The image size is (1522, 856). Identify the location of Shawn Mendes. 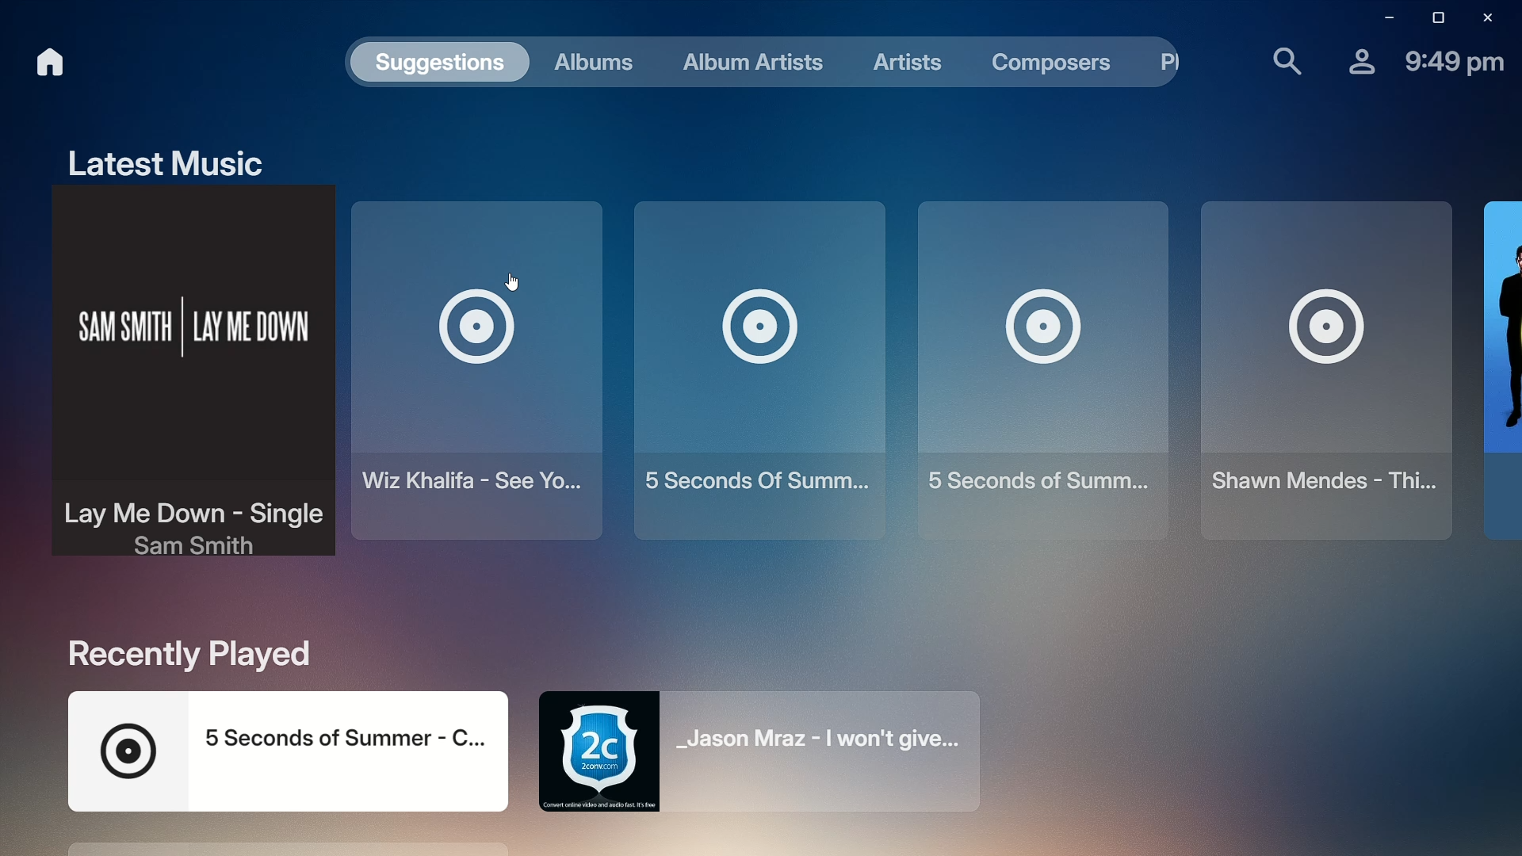
(1317, 369).